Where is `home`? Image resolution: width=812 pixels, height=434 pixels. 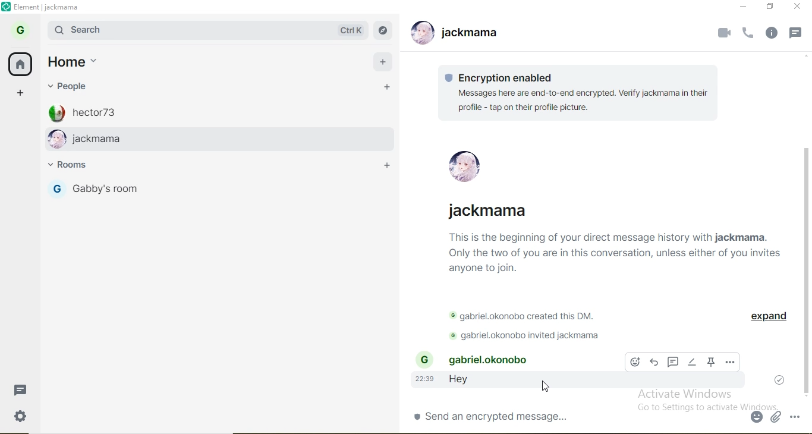
home is located at coordinates (72, 64).